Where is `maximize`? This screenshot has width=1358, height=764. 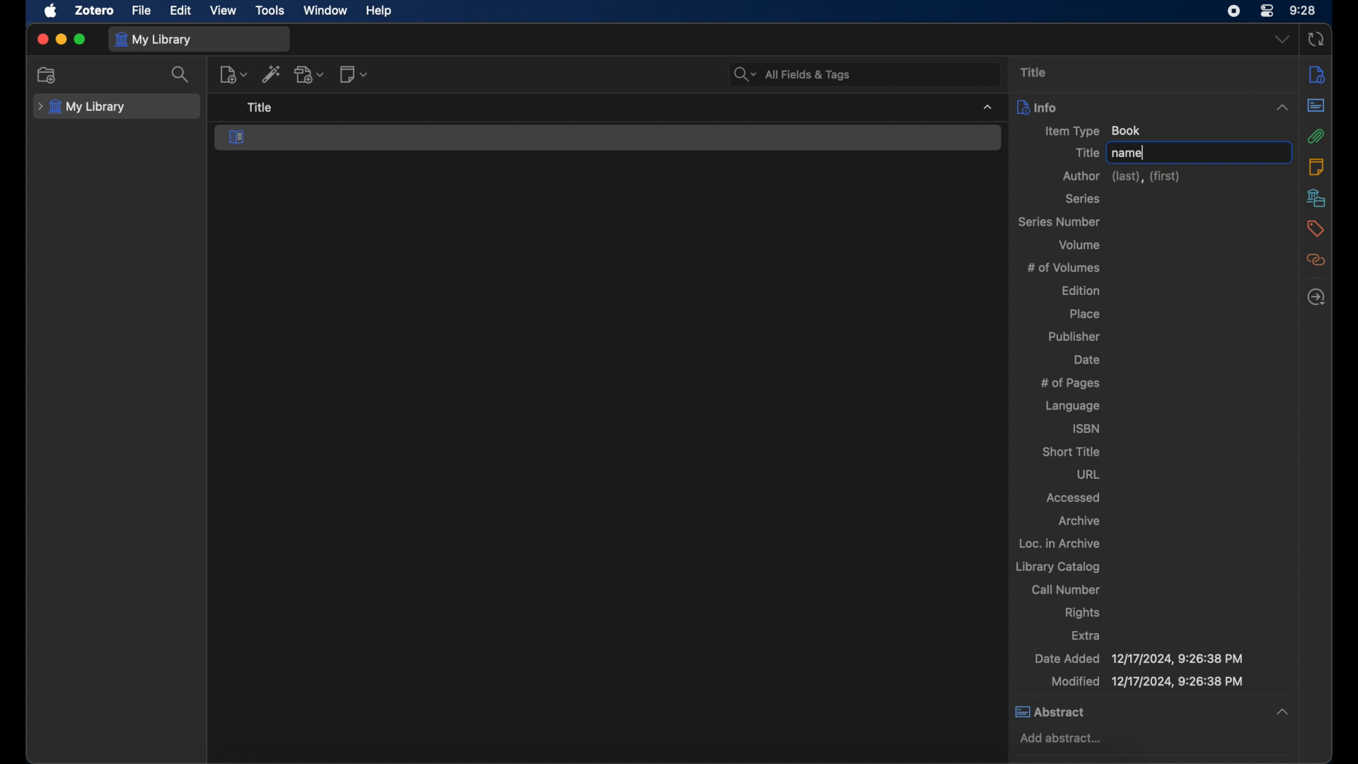 maximize is located at coordinates (81, 39).